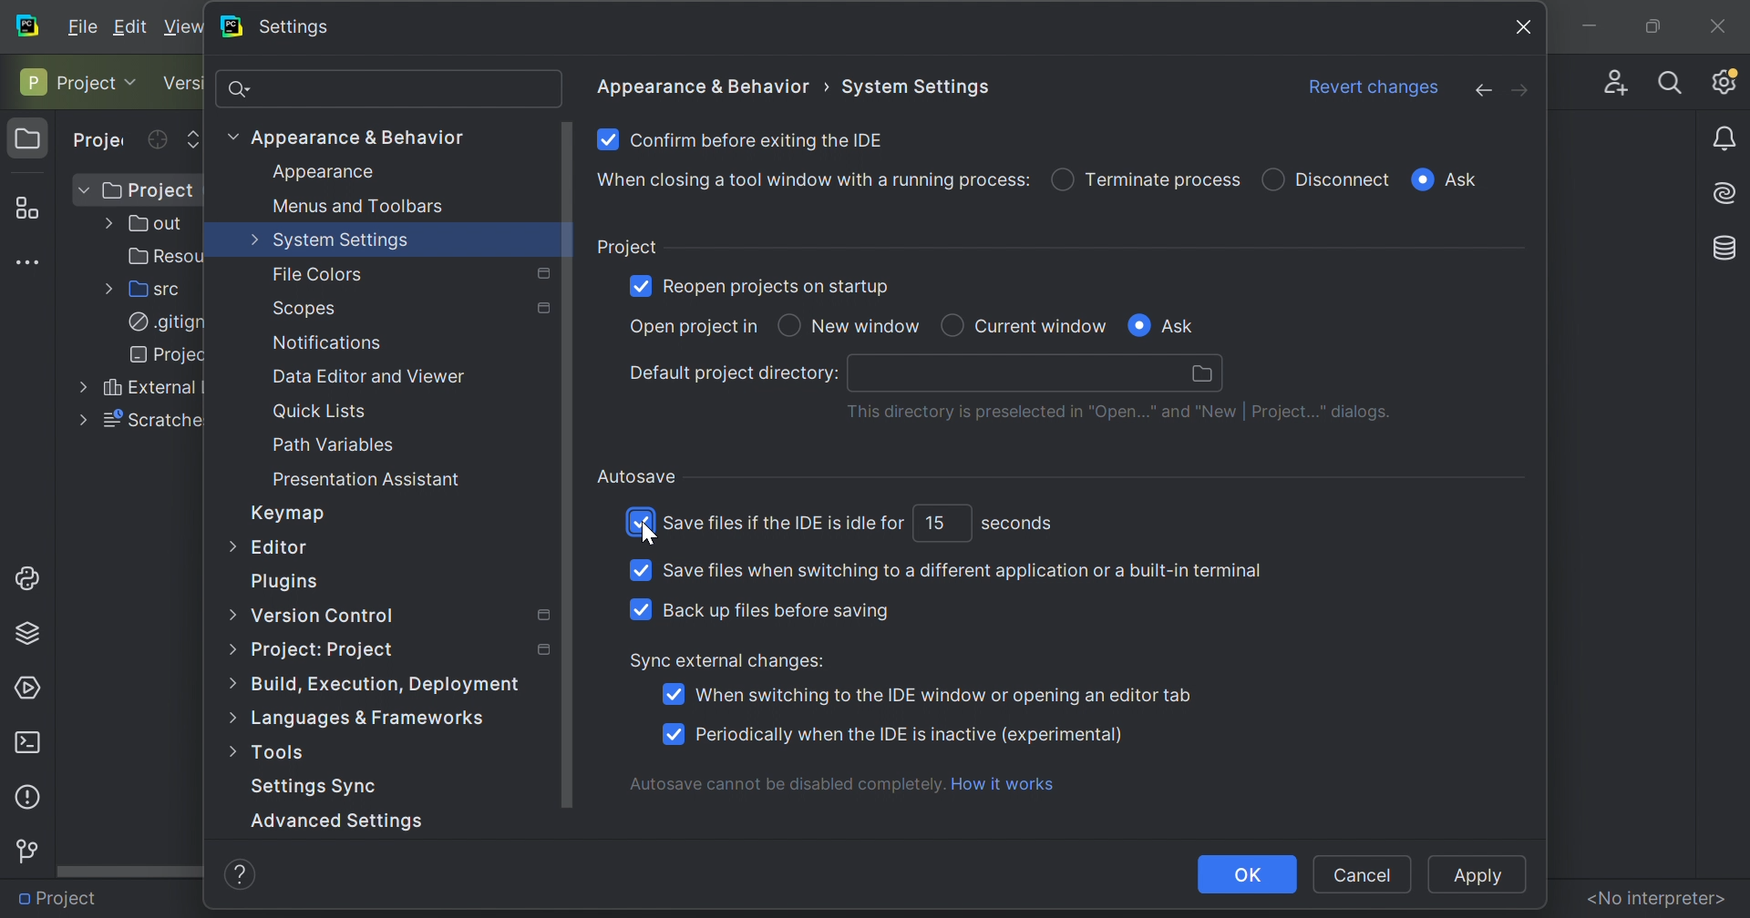 The width and height of the screenshot is (1750, 918). I want to click on help icon, so click(242, 876).